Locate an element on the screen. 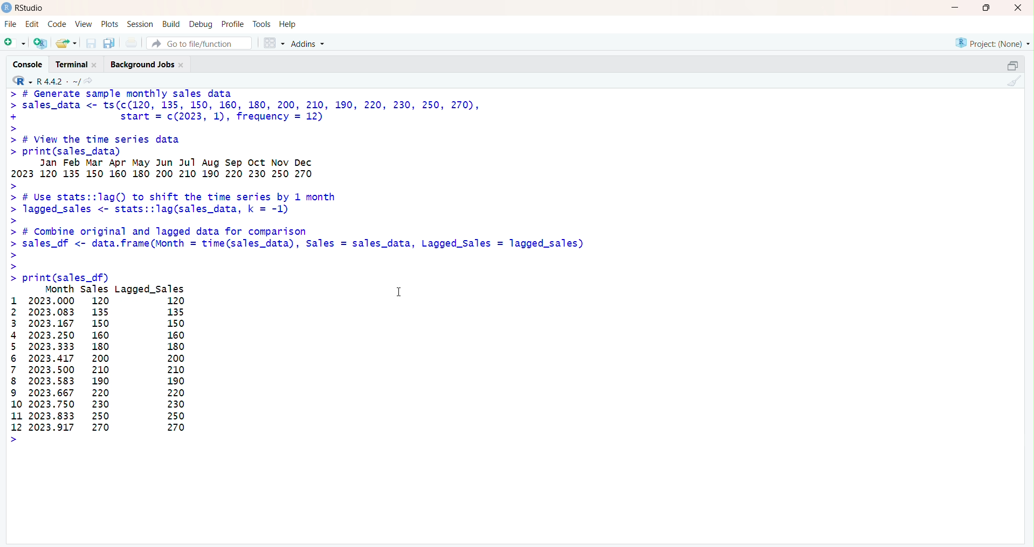  code is located at coordinates (58, 25).